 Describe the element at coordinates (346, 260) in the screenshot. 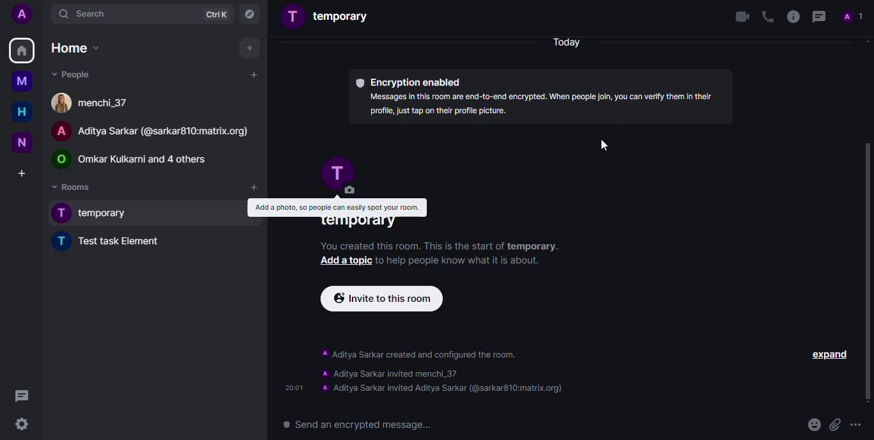

I see `Add a topic` at that location.